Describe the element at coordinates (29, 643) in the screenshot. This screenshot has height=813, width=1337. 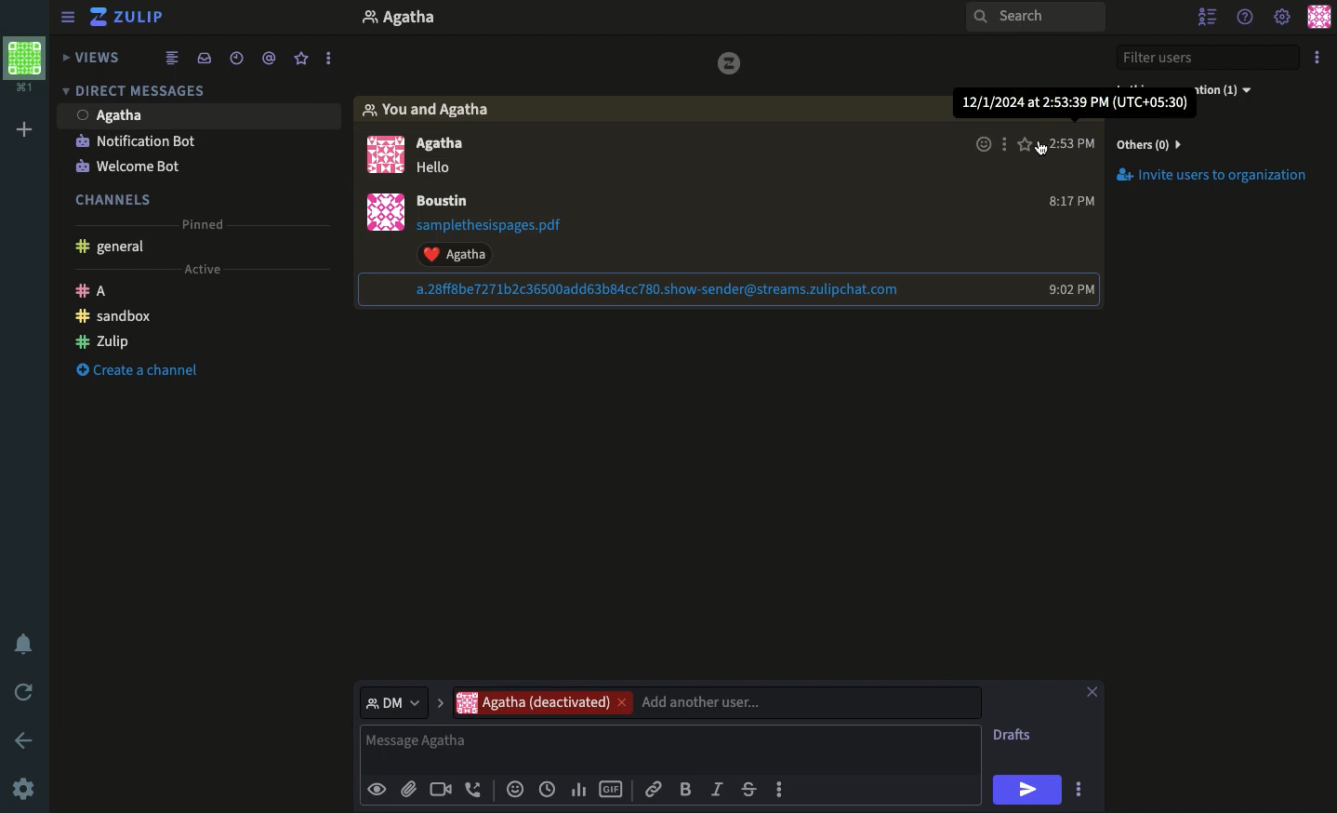
I see `Notification ` at that location.